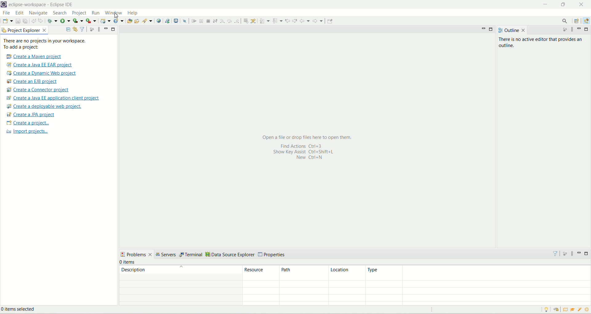  What do you see at coordinates (167, 255) in the screenshot?
I see `servers` at bounding box center [167, 255].